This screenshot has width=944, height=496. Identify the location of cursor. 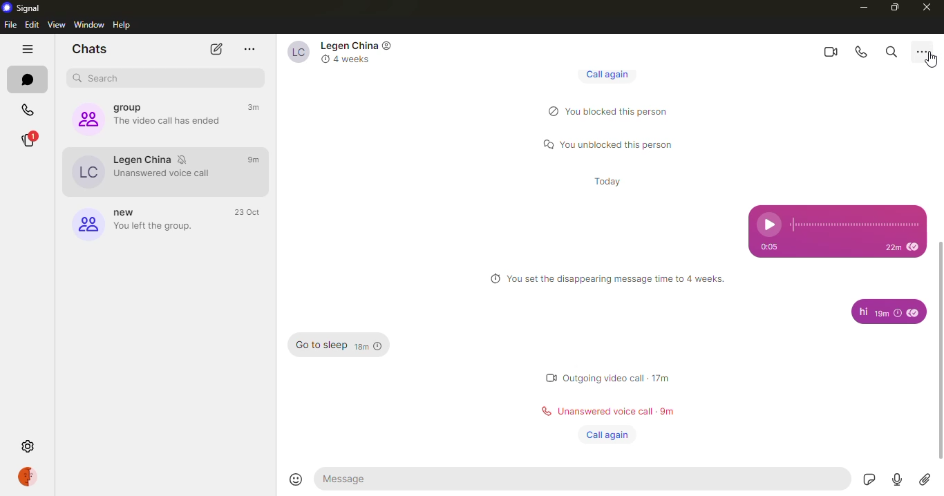
(932, 61).